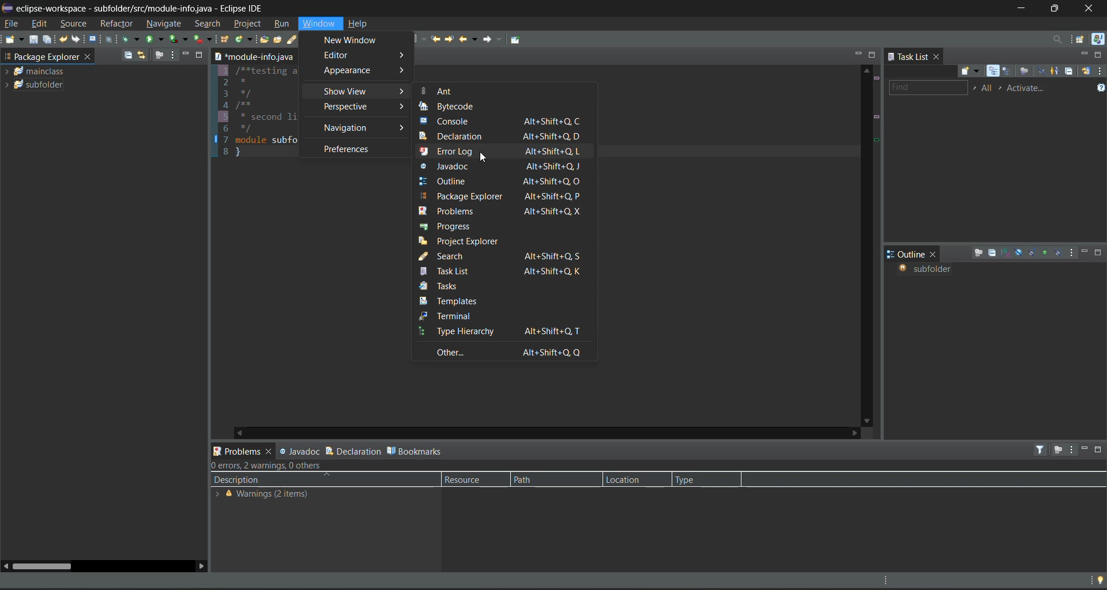 This screenshot has width=1107, height=590. What do you see at coordinates (64, 39) in the screenshot?
I see `undo` at bounding box center [64, 39].